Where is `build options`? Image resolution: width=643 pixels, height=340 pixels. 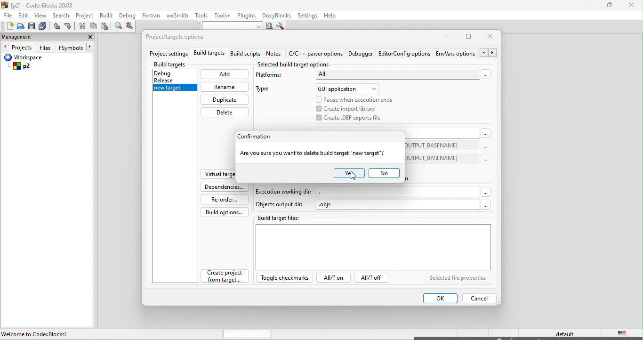
build options is located at coordinates (225, 212).